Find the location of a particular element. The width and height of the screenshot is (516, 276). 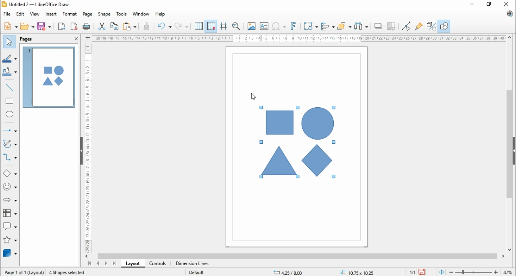

show grid is located at coordinates (199, 26).